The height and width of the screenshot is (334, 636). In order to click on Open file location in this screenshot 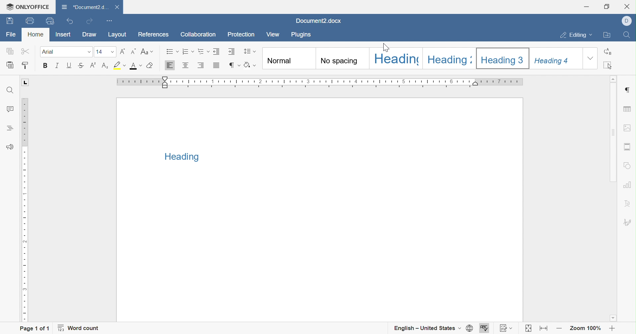, I will do `click(607, 35)`.